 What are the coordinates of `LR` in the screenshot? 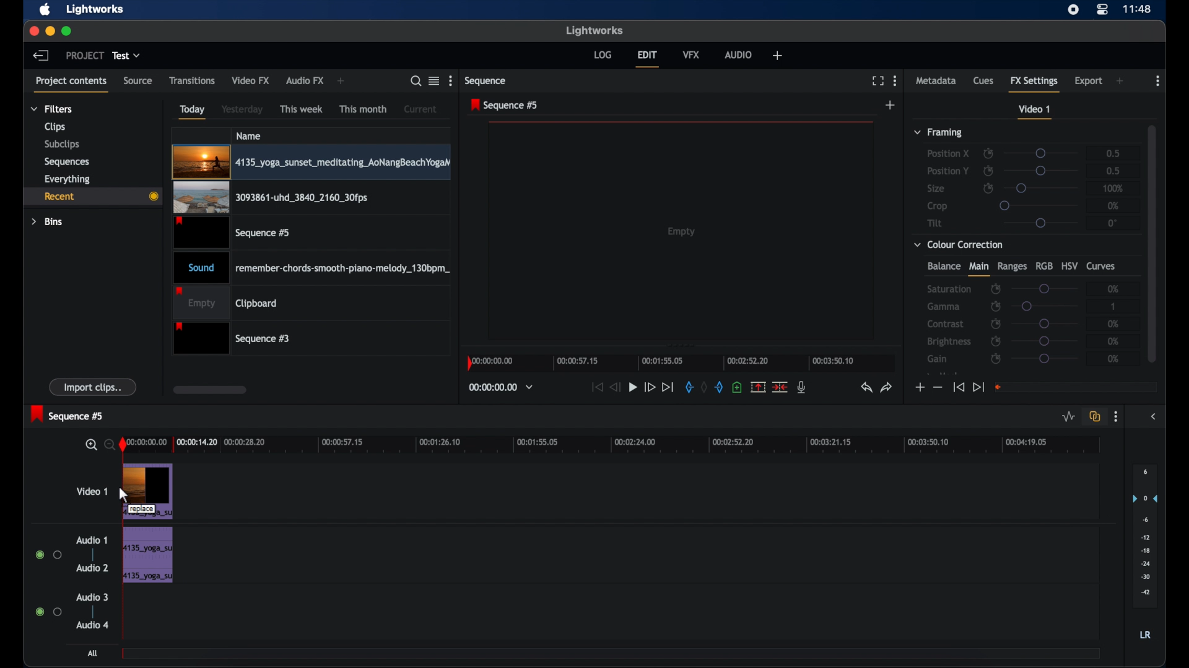 It's located at (1145, 635).